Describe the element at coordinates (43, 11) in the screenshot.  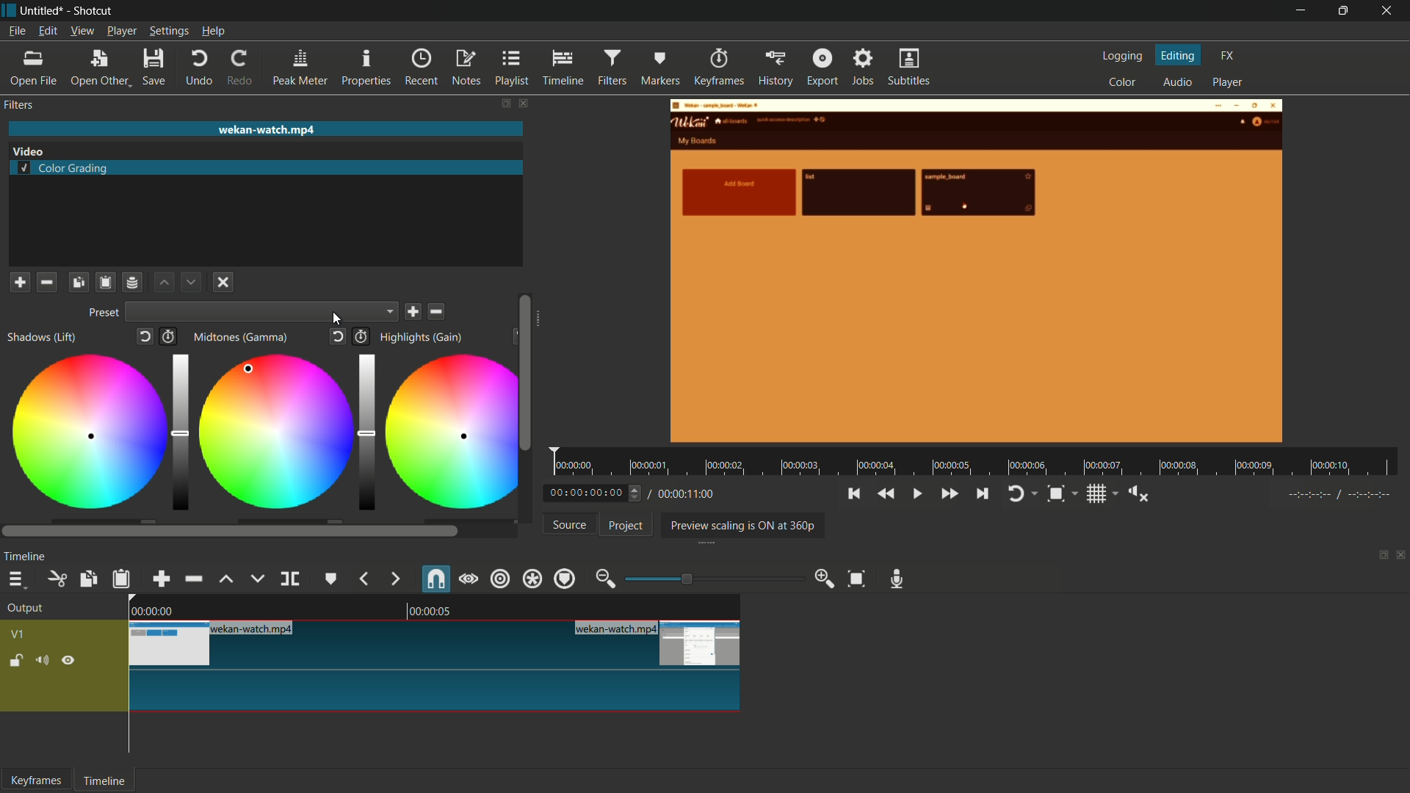
I see `project name` at that location.